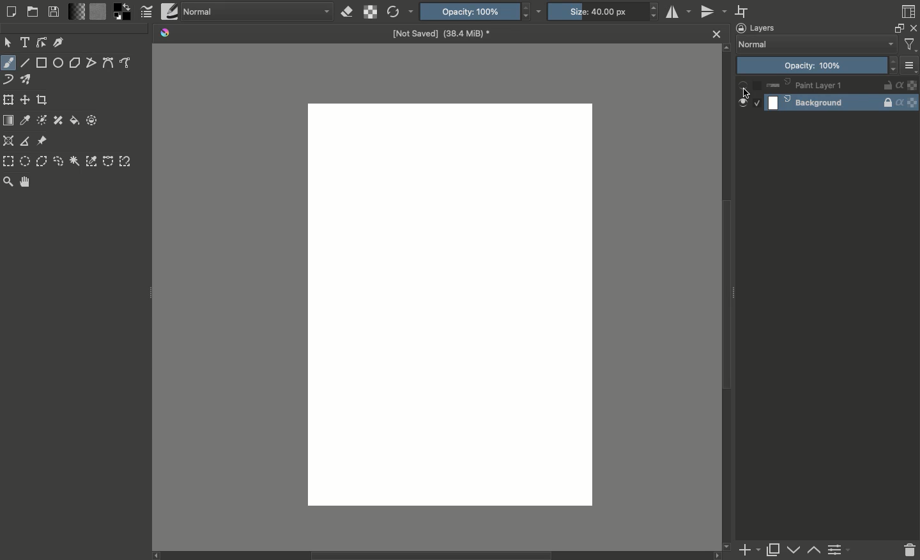 Image resolution: width=920 pixels, height=560 pixels. Describe the element at coordinates (43, 162) in the screenshot. I see `Polygon selection tool` at that location.